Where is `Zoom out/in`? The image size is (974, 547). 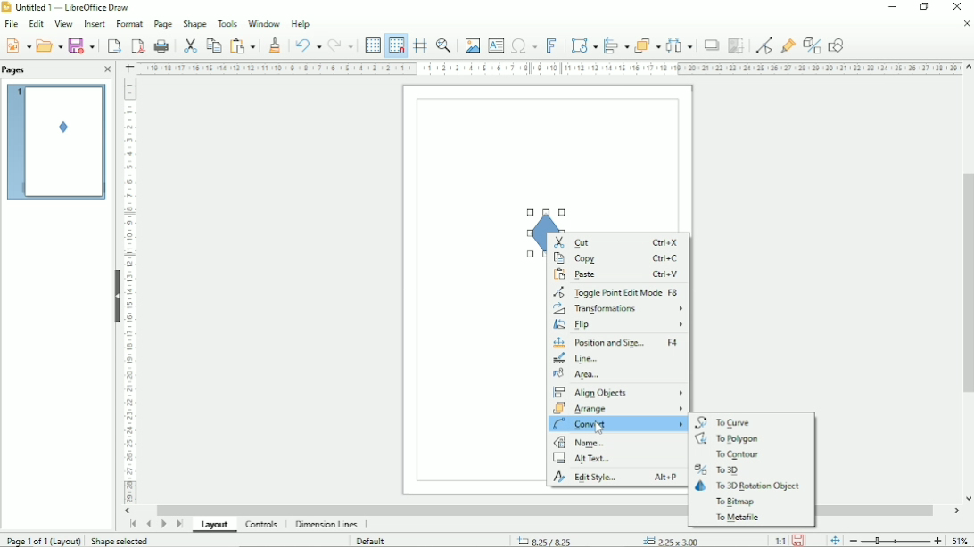 Zoom out/in is located at coordinates (895, 539).